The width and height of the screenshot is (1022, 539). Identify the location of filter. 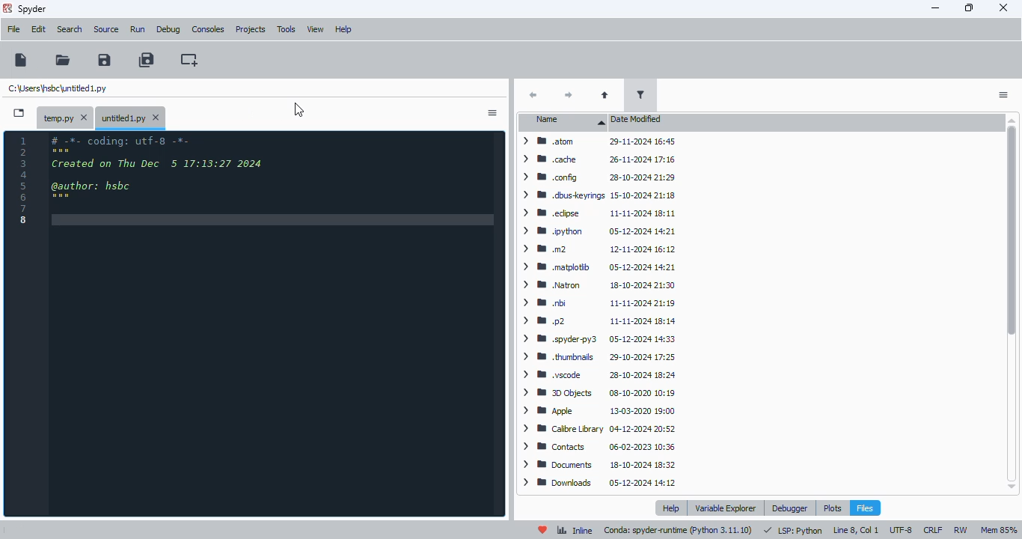
(640, 95).